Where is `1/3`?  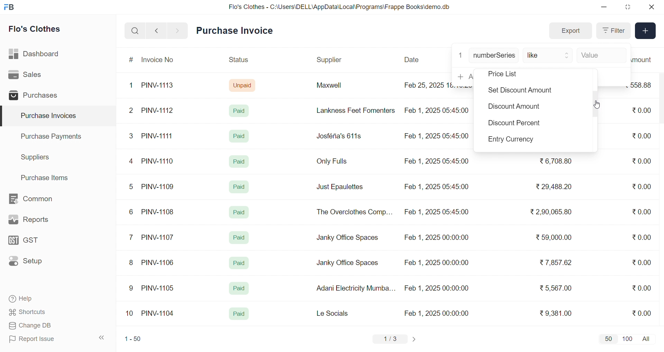 1/3 is located at coordinates (390, 340).